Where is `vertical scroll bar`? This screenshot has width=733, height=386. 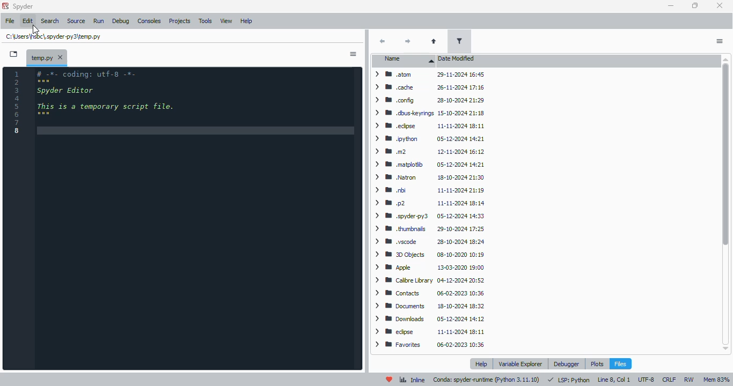 vertical scroll bar is located at coordinates (724, 204).